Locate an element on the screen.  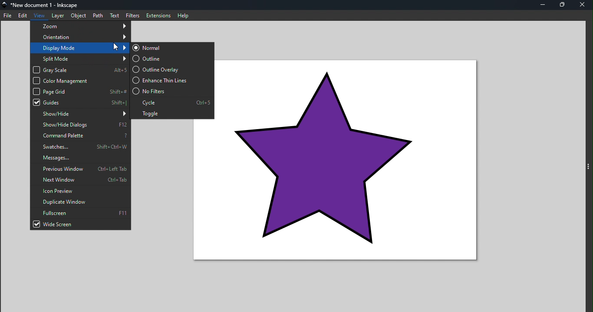
Object is located at coordinates (76, 16).